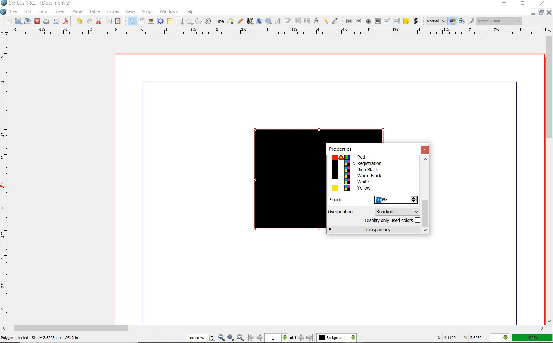 This screenshot has width=553, height=343. What do you see at coordinates (365, 198) in the screenshot?
I see `cursor` at bounding box center [365, 198].